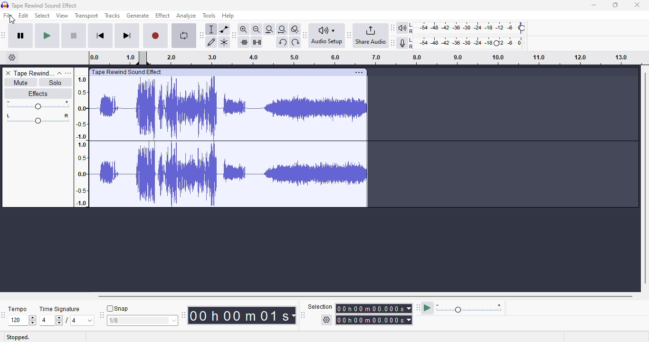 Image resolution: width=649 pixels, height=342 pixels. What do you see at coordinates (74, 36) in the screenshot?
I see `stop` at bounding box center [74, 36].